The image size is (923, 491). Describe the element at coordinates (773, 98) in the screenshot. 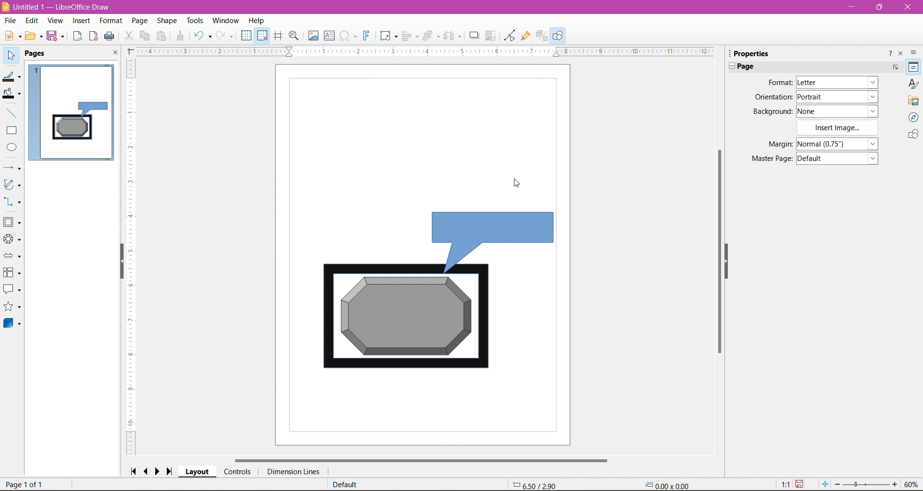

I see `Orientation` at that location.